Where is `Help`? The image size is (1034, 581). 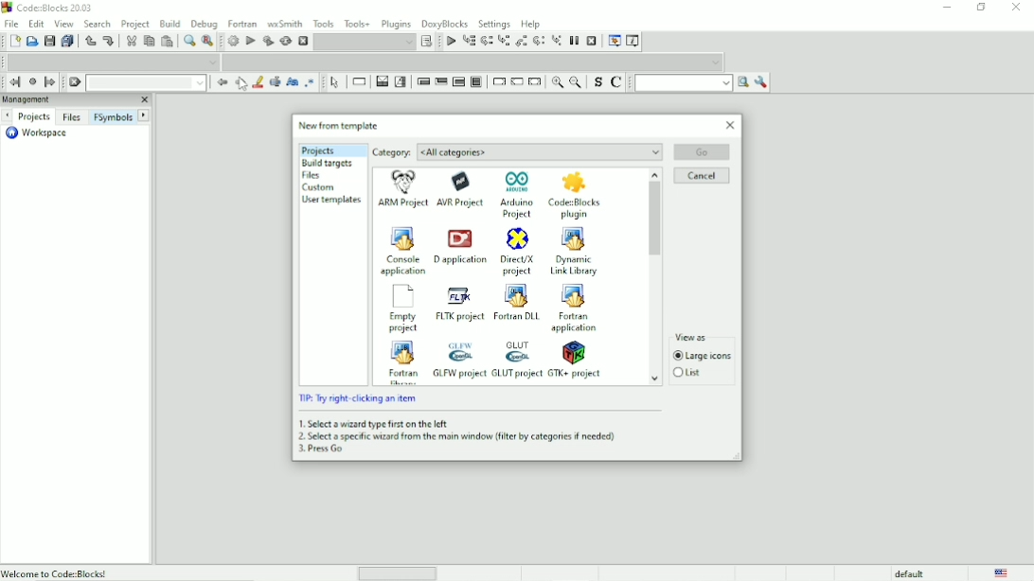 Help is located at coordinates (533, 23).